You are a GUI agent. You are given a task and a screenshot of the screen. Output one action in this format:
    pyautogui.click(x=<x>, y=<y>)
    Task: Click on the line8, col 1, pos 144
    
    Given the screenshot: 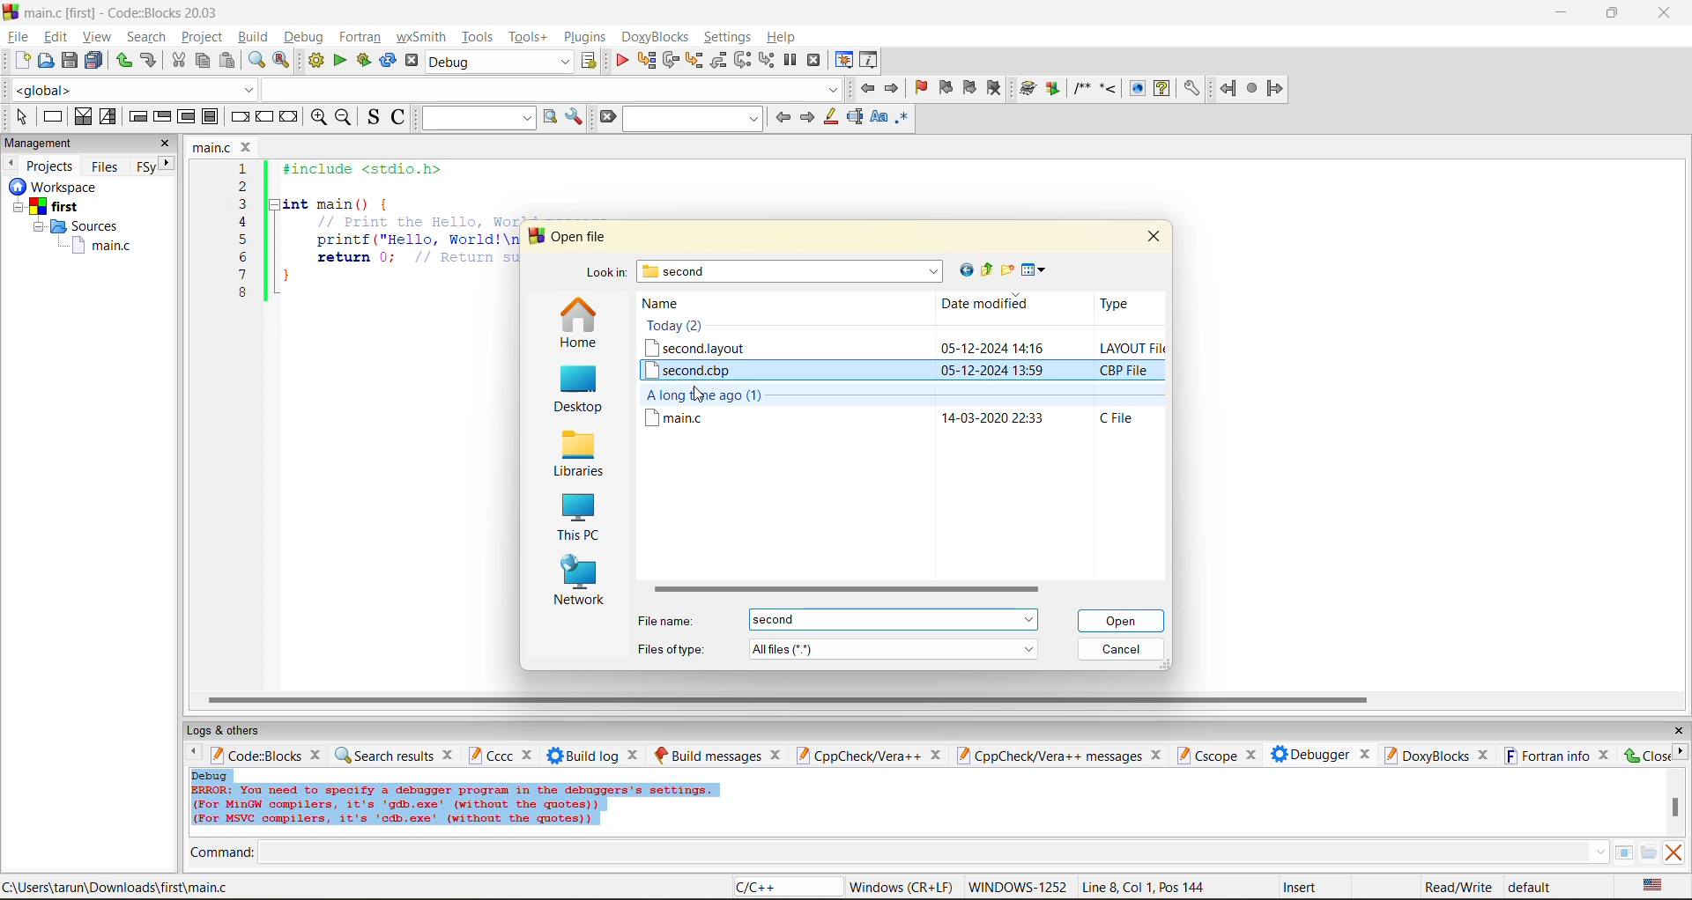 What is the action you would take?
    pyautogui.click(x=1147, y=887)
    